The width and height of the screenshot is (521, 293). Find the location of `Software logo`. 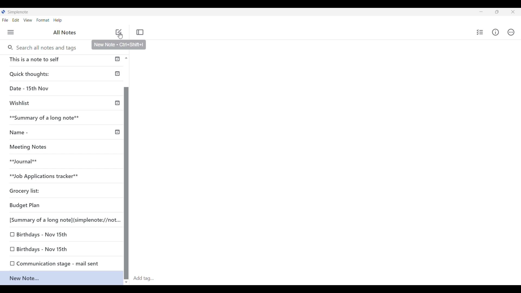

Software logo is located at coordinates (3, 12).